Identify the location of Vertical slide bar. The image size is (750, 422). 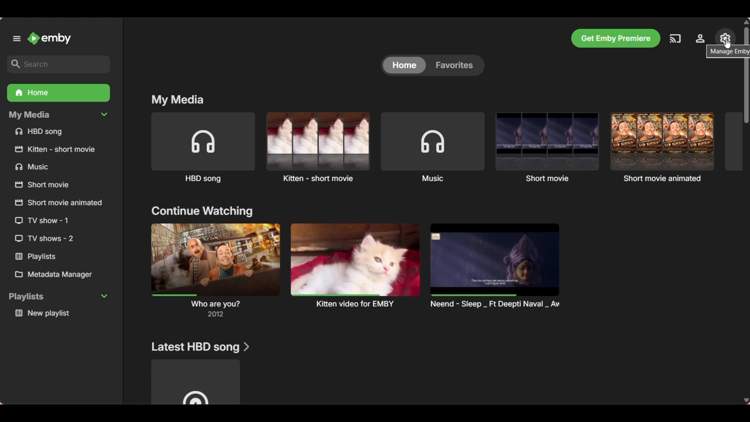
(746, 75).